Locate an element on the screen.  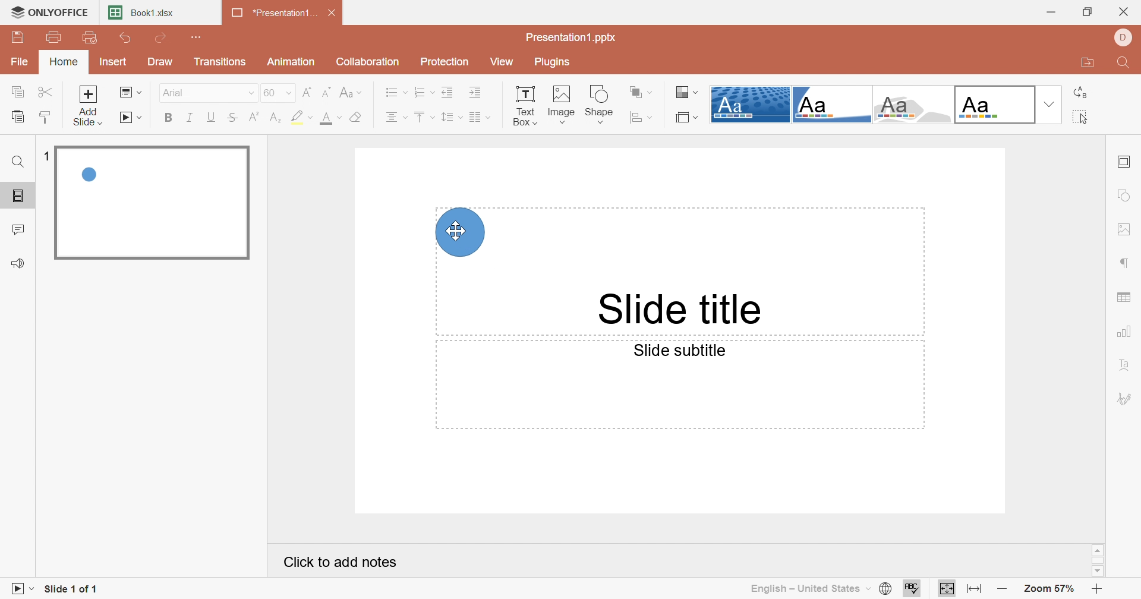
Subscript is located at coordinates (279, 117).